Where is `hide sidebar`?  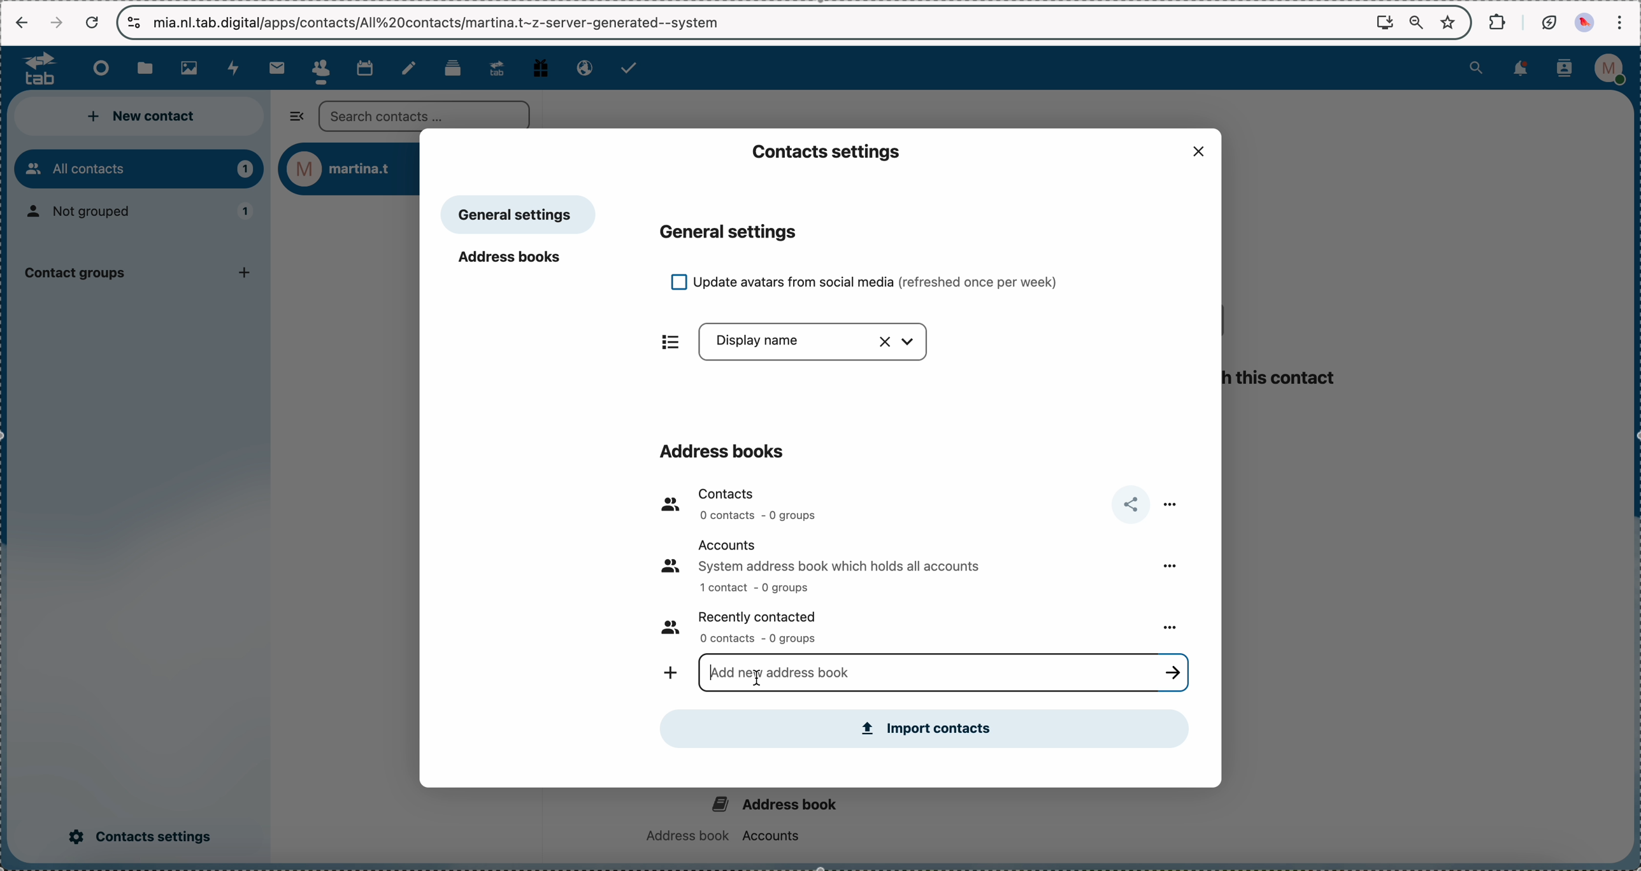 hide sidebar is located at coordinates (293, 119).